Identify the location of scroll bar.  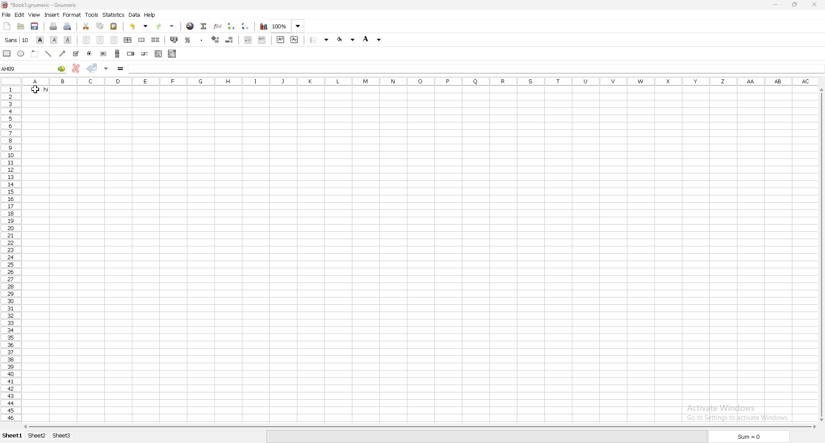
(118, 54).